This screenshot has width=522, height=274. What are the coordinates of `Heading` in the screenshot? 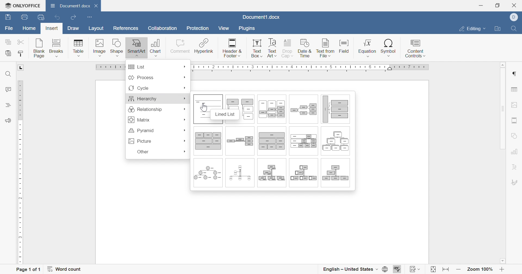 It's located at (7, 104).